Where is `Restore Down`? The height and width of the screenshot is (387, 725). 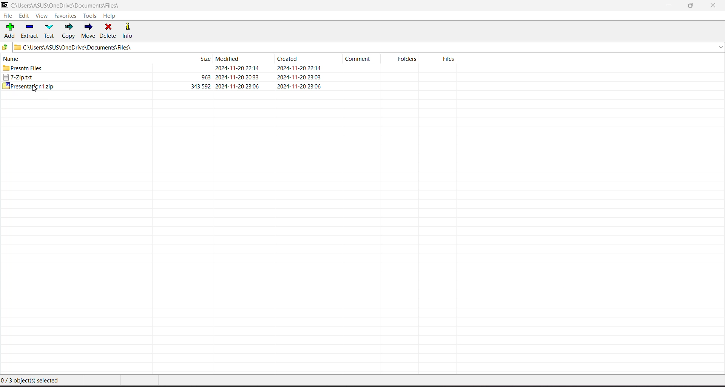 Restore Down is located at coordinates (691, 6).